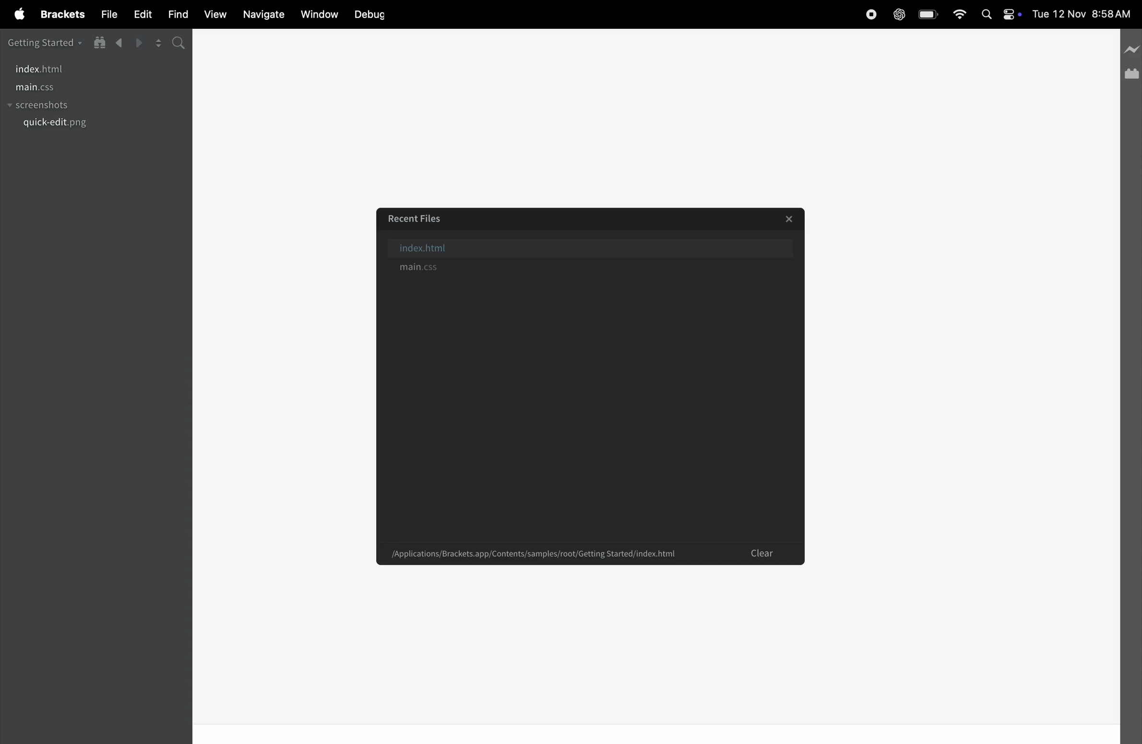 Image resolution: width=1142 pixels, height=744 pixels. Describe the element at coordinates (1130, 48) in the screenshot. I see `line preview` at that location.